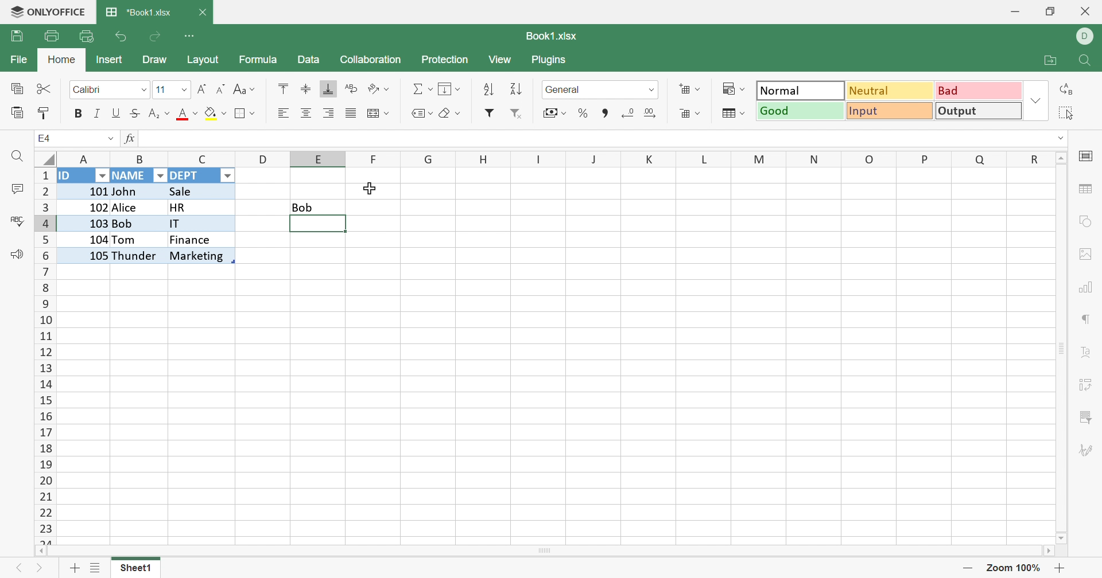 The image size is (1102, 578). I want to click on Drop Down, so click(230, 176).